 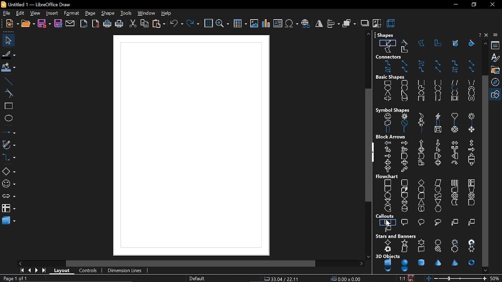 I want to click on insert chart, so click(x=265, y=23).